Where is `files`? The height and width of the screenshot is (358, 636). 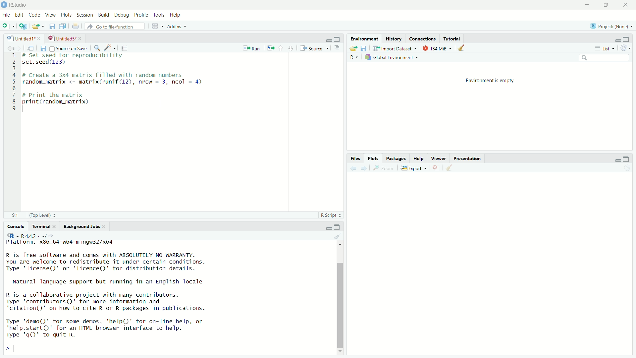
files is located at coordinates (51, 26).